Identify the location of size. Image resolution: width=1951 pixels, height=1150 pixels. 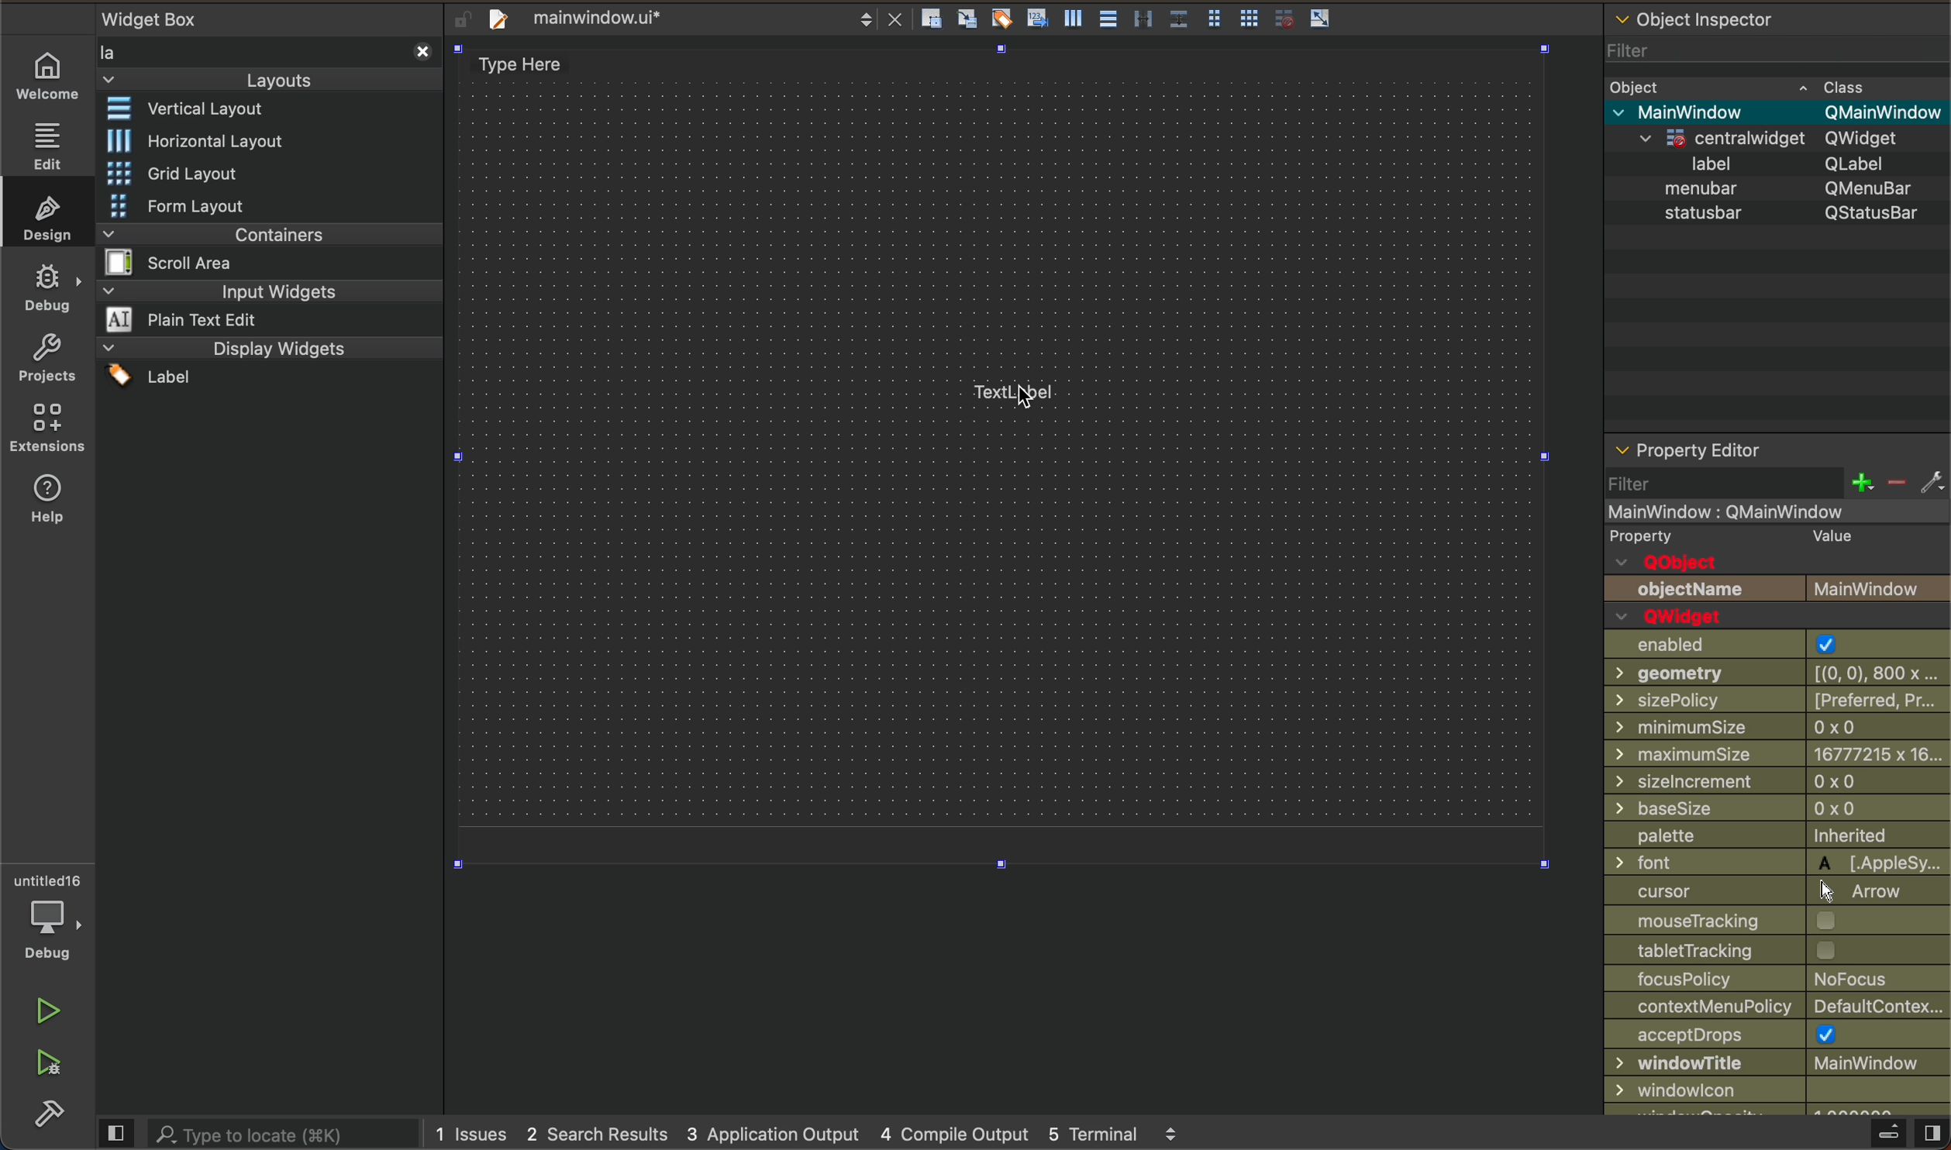
(1762, 730).